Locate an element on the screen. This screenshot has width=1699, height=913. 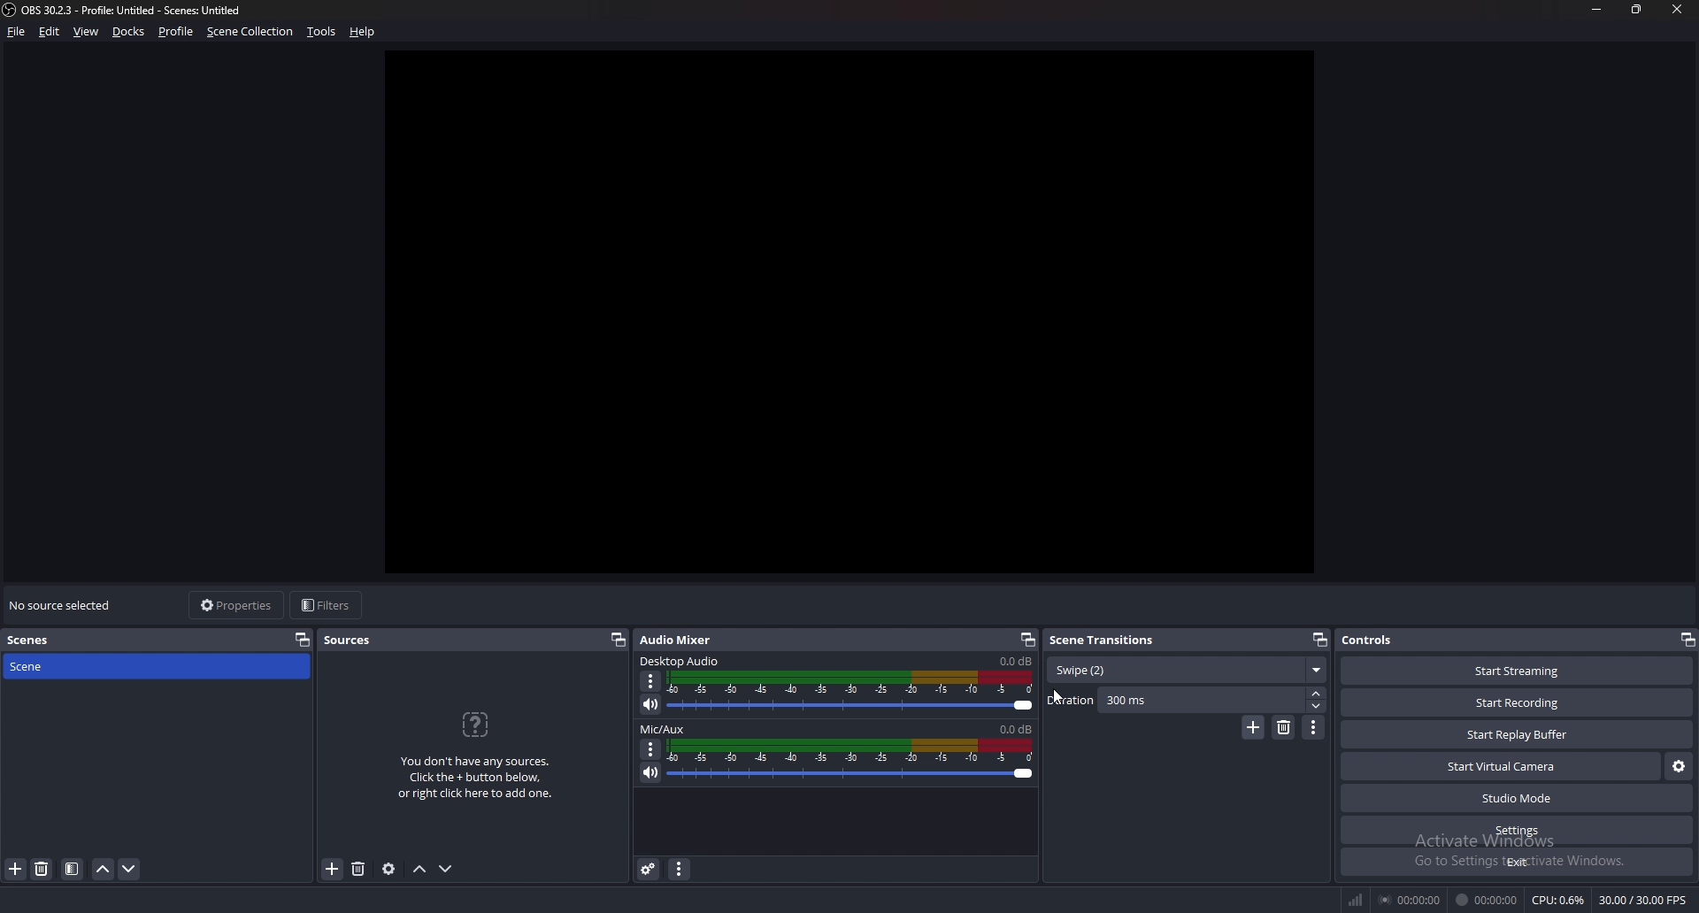
tools is located at coordinates (322, 33).